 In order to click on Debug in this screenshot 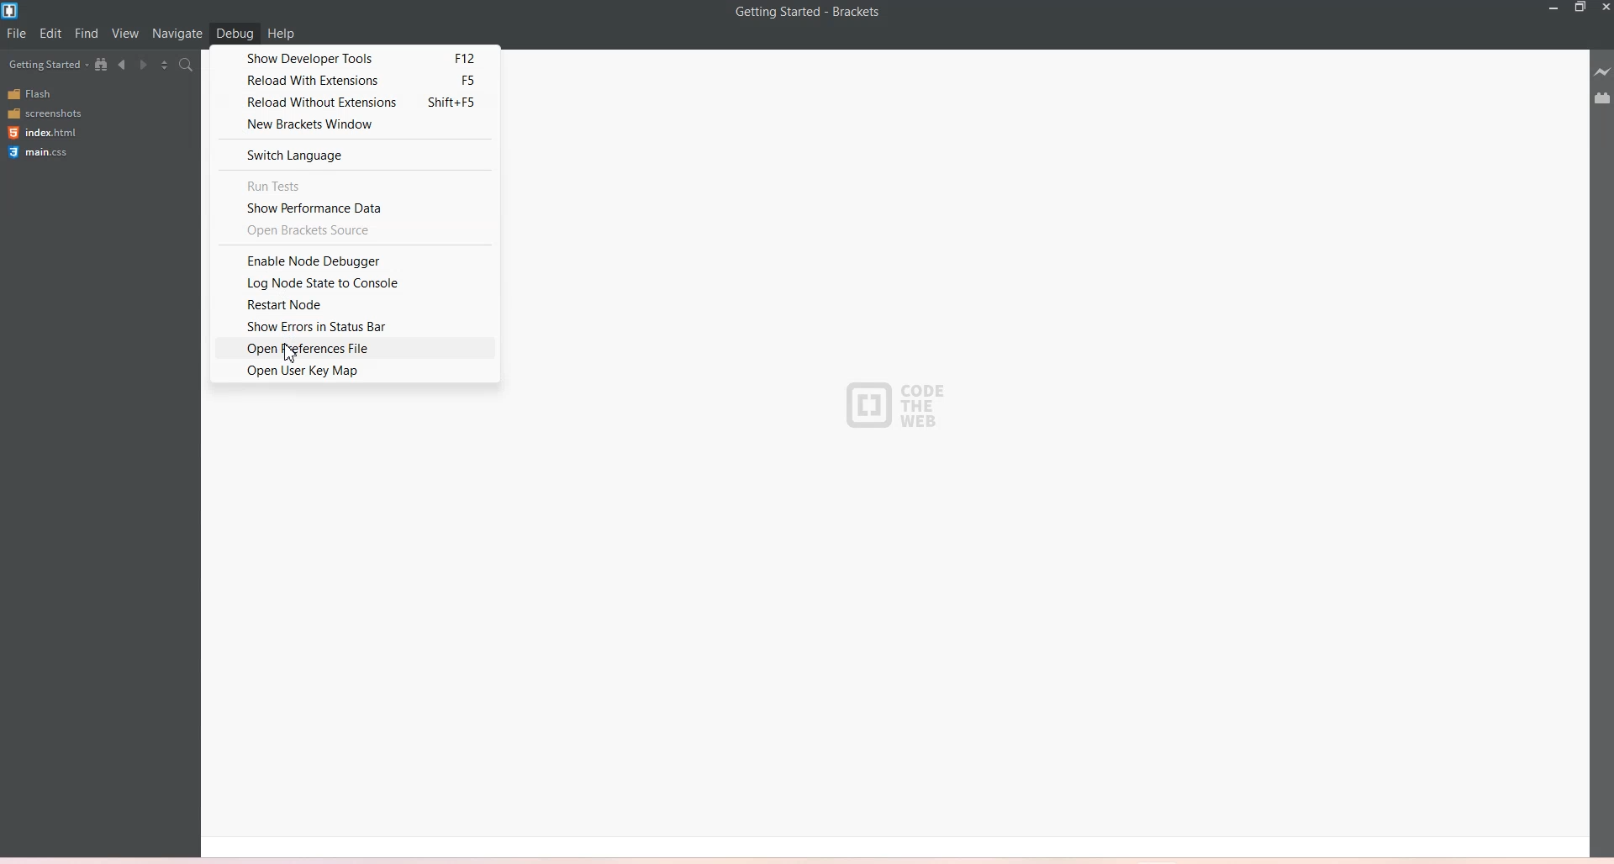, I will do `click(235, 34)`.